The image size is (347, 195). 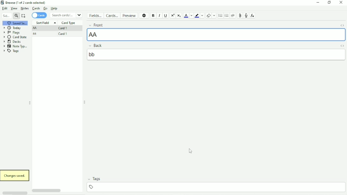 I want to click on bb, so click(x=217, y=55).